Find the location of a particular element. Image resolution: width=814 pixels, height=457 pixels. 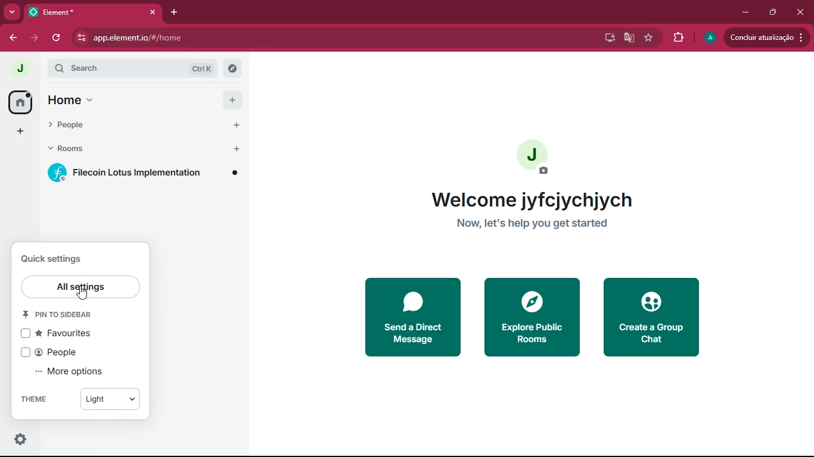

home is located at coordinates (19, 102).